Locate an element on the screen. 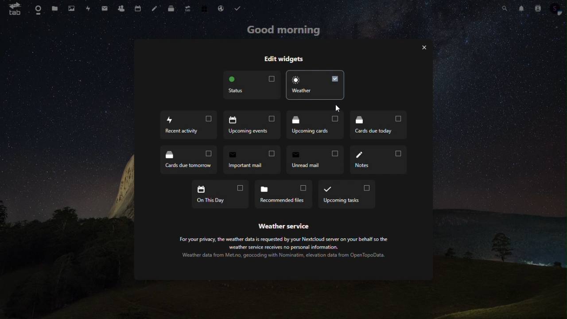  search is located at coordinates (503, 8).